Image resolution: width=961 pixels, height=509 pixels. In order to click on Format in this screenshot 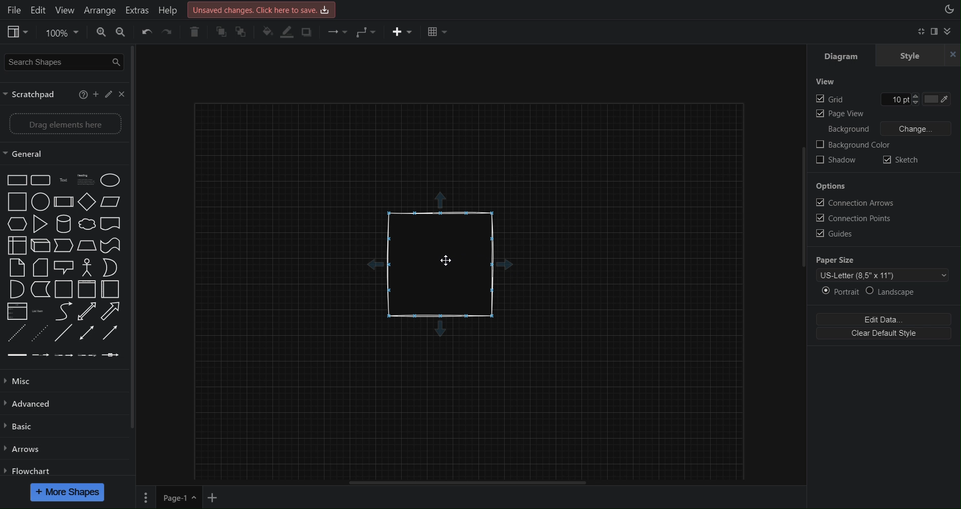, I will do `click(937, 33)`.